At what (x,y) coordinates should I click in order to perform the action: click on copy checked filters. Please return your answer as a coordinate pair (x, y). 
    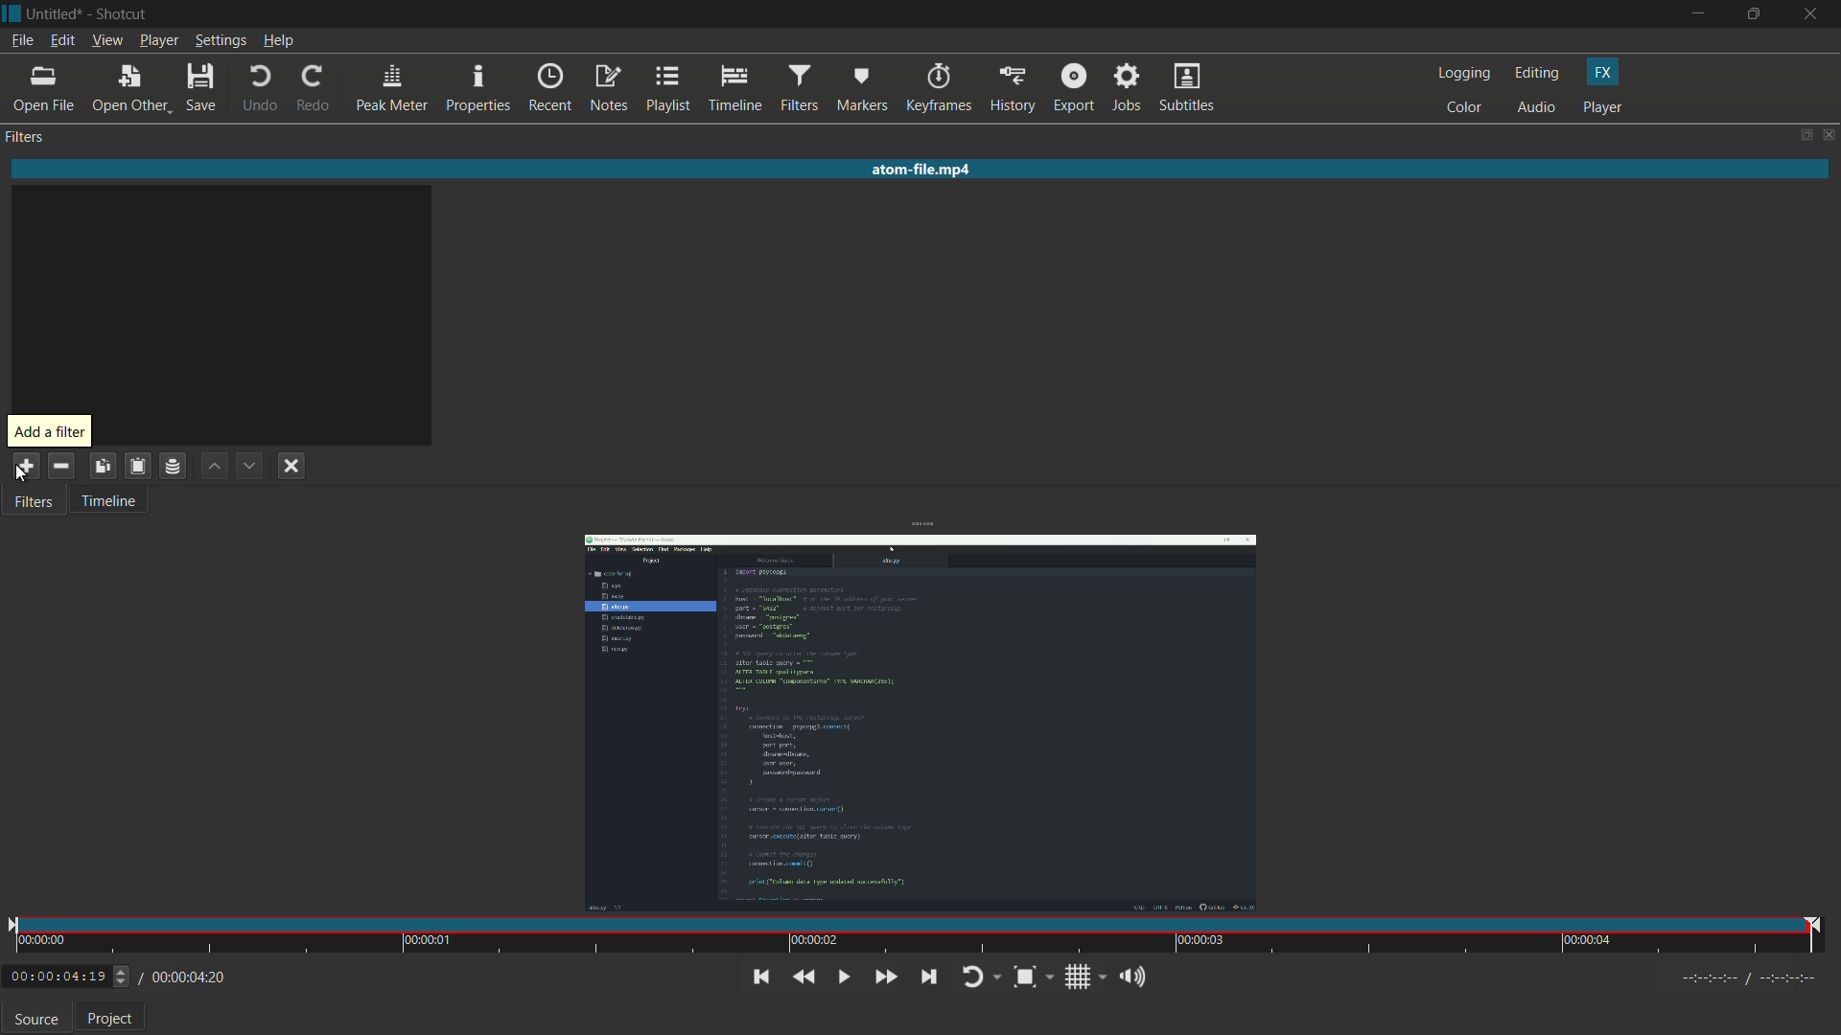
    Looking at the image, I should click on (105, 465).